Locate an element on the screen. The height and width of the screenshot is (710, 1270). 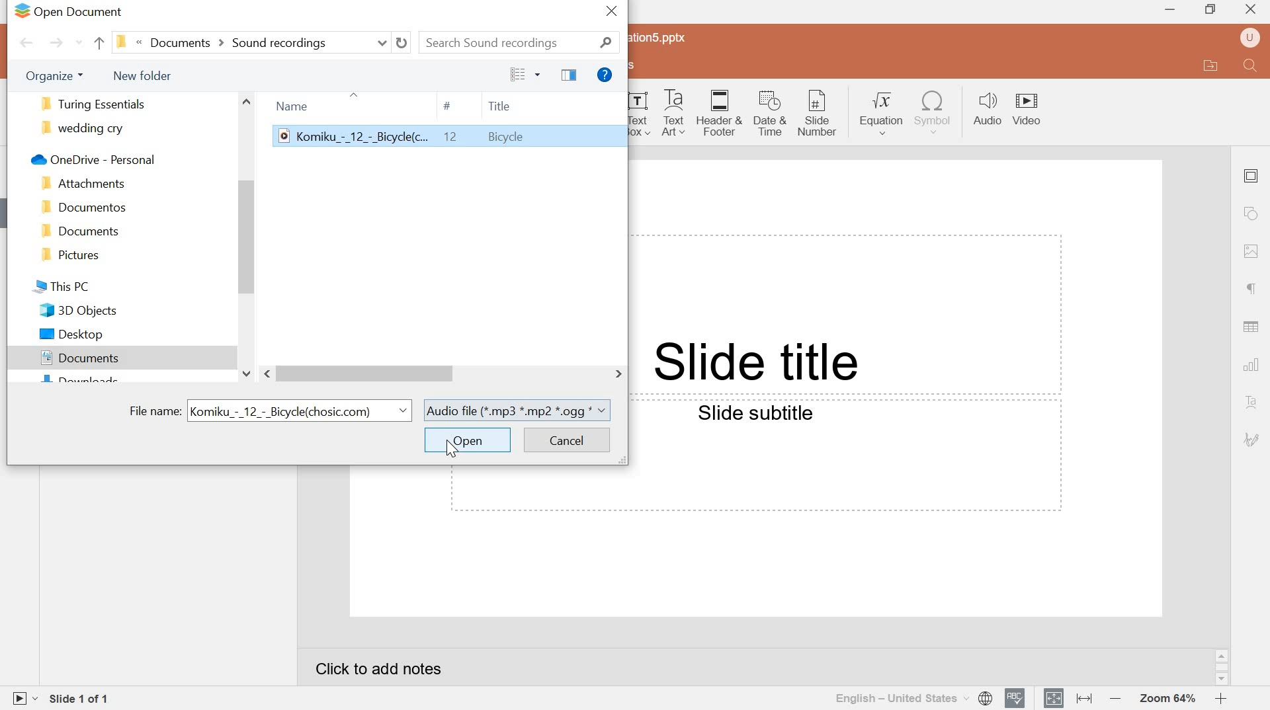
search sound recordings is located at coordinates (521, 42).